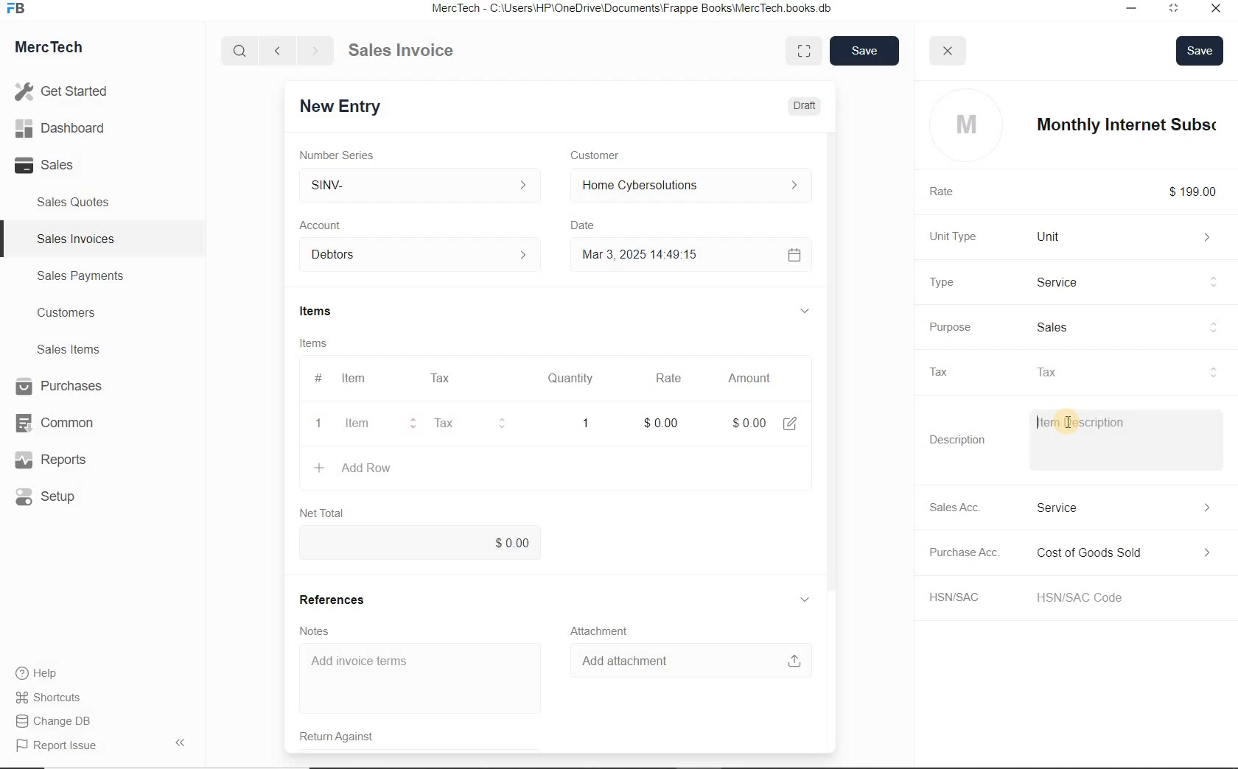 The width and height of the screenshot is (1238, 769). I want to click on Home Cyber Solutions, so click(686, 186).